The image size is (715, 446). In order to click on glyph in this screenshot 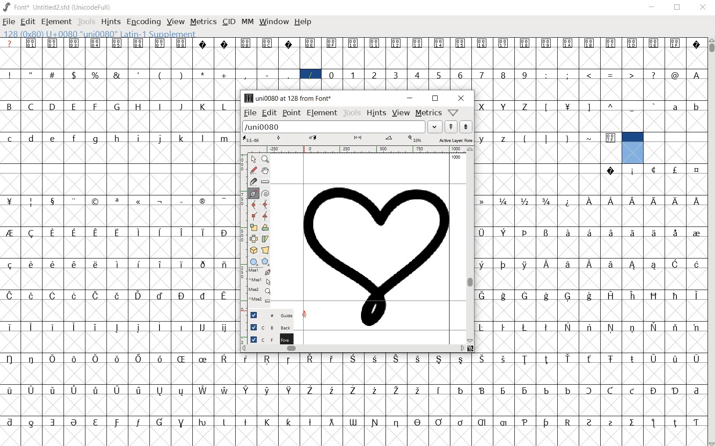, I will do `click(202, 138)`.